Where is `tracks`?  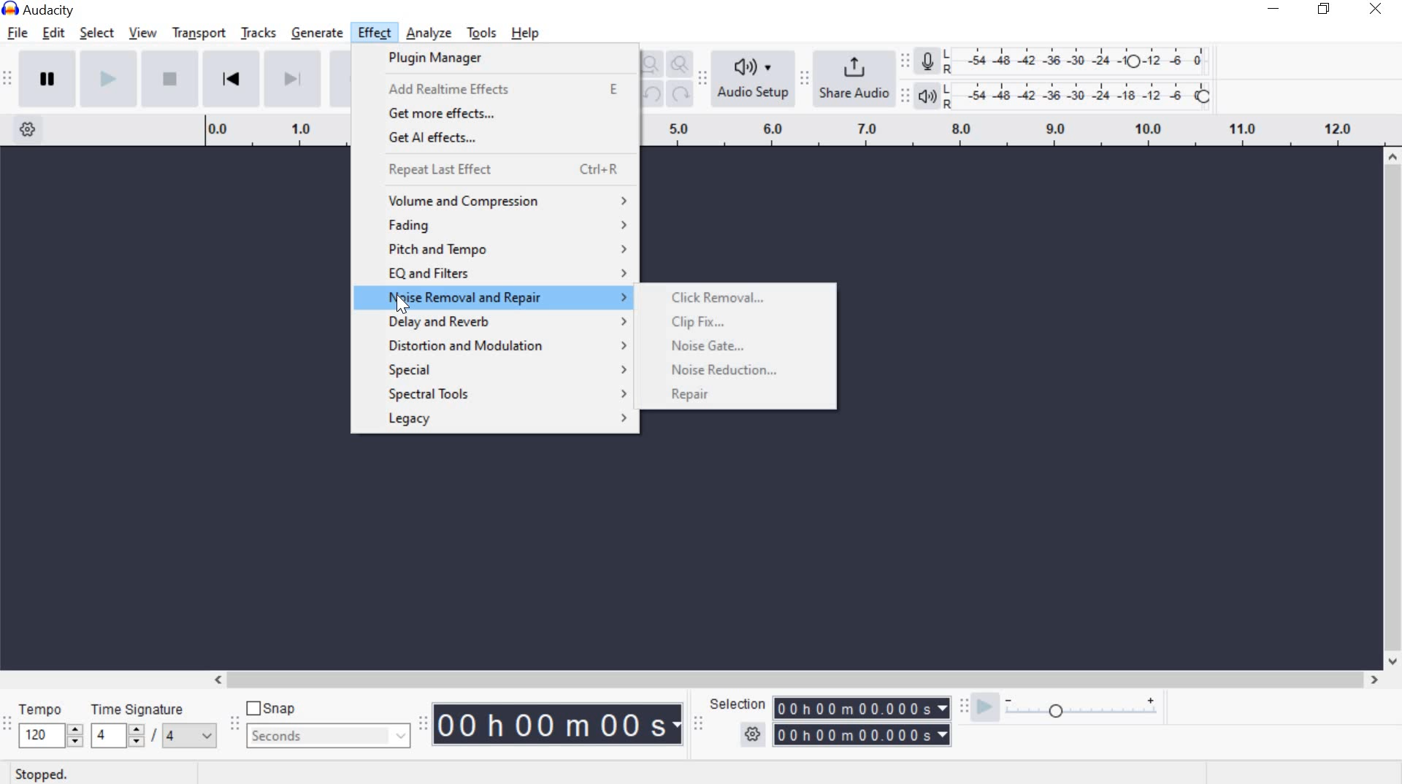
tracks is located at coordinates (256, 35).